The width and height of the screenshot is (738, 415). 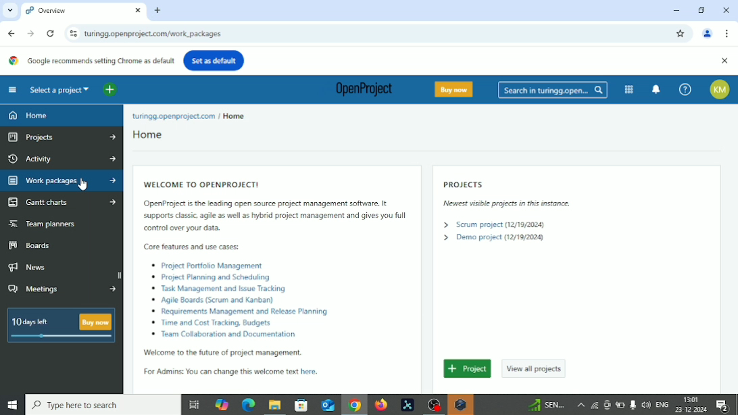 What do you see at coordinates (172, 116) in the screenshot?
I see `| tunngg.openproject.com` at bounding box center [172, 116].